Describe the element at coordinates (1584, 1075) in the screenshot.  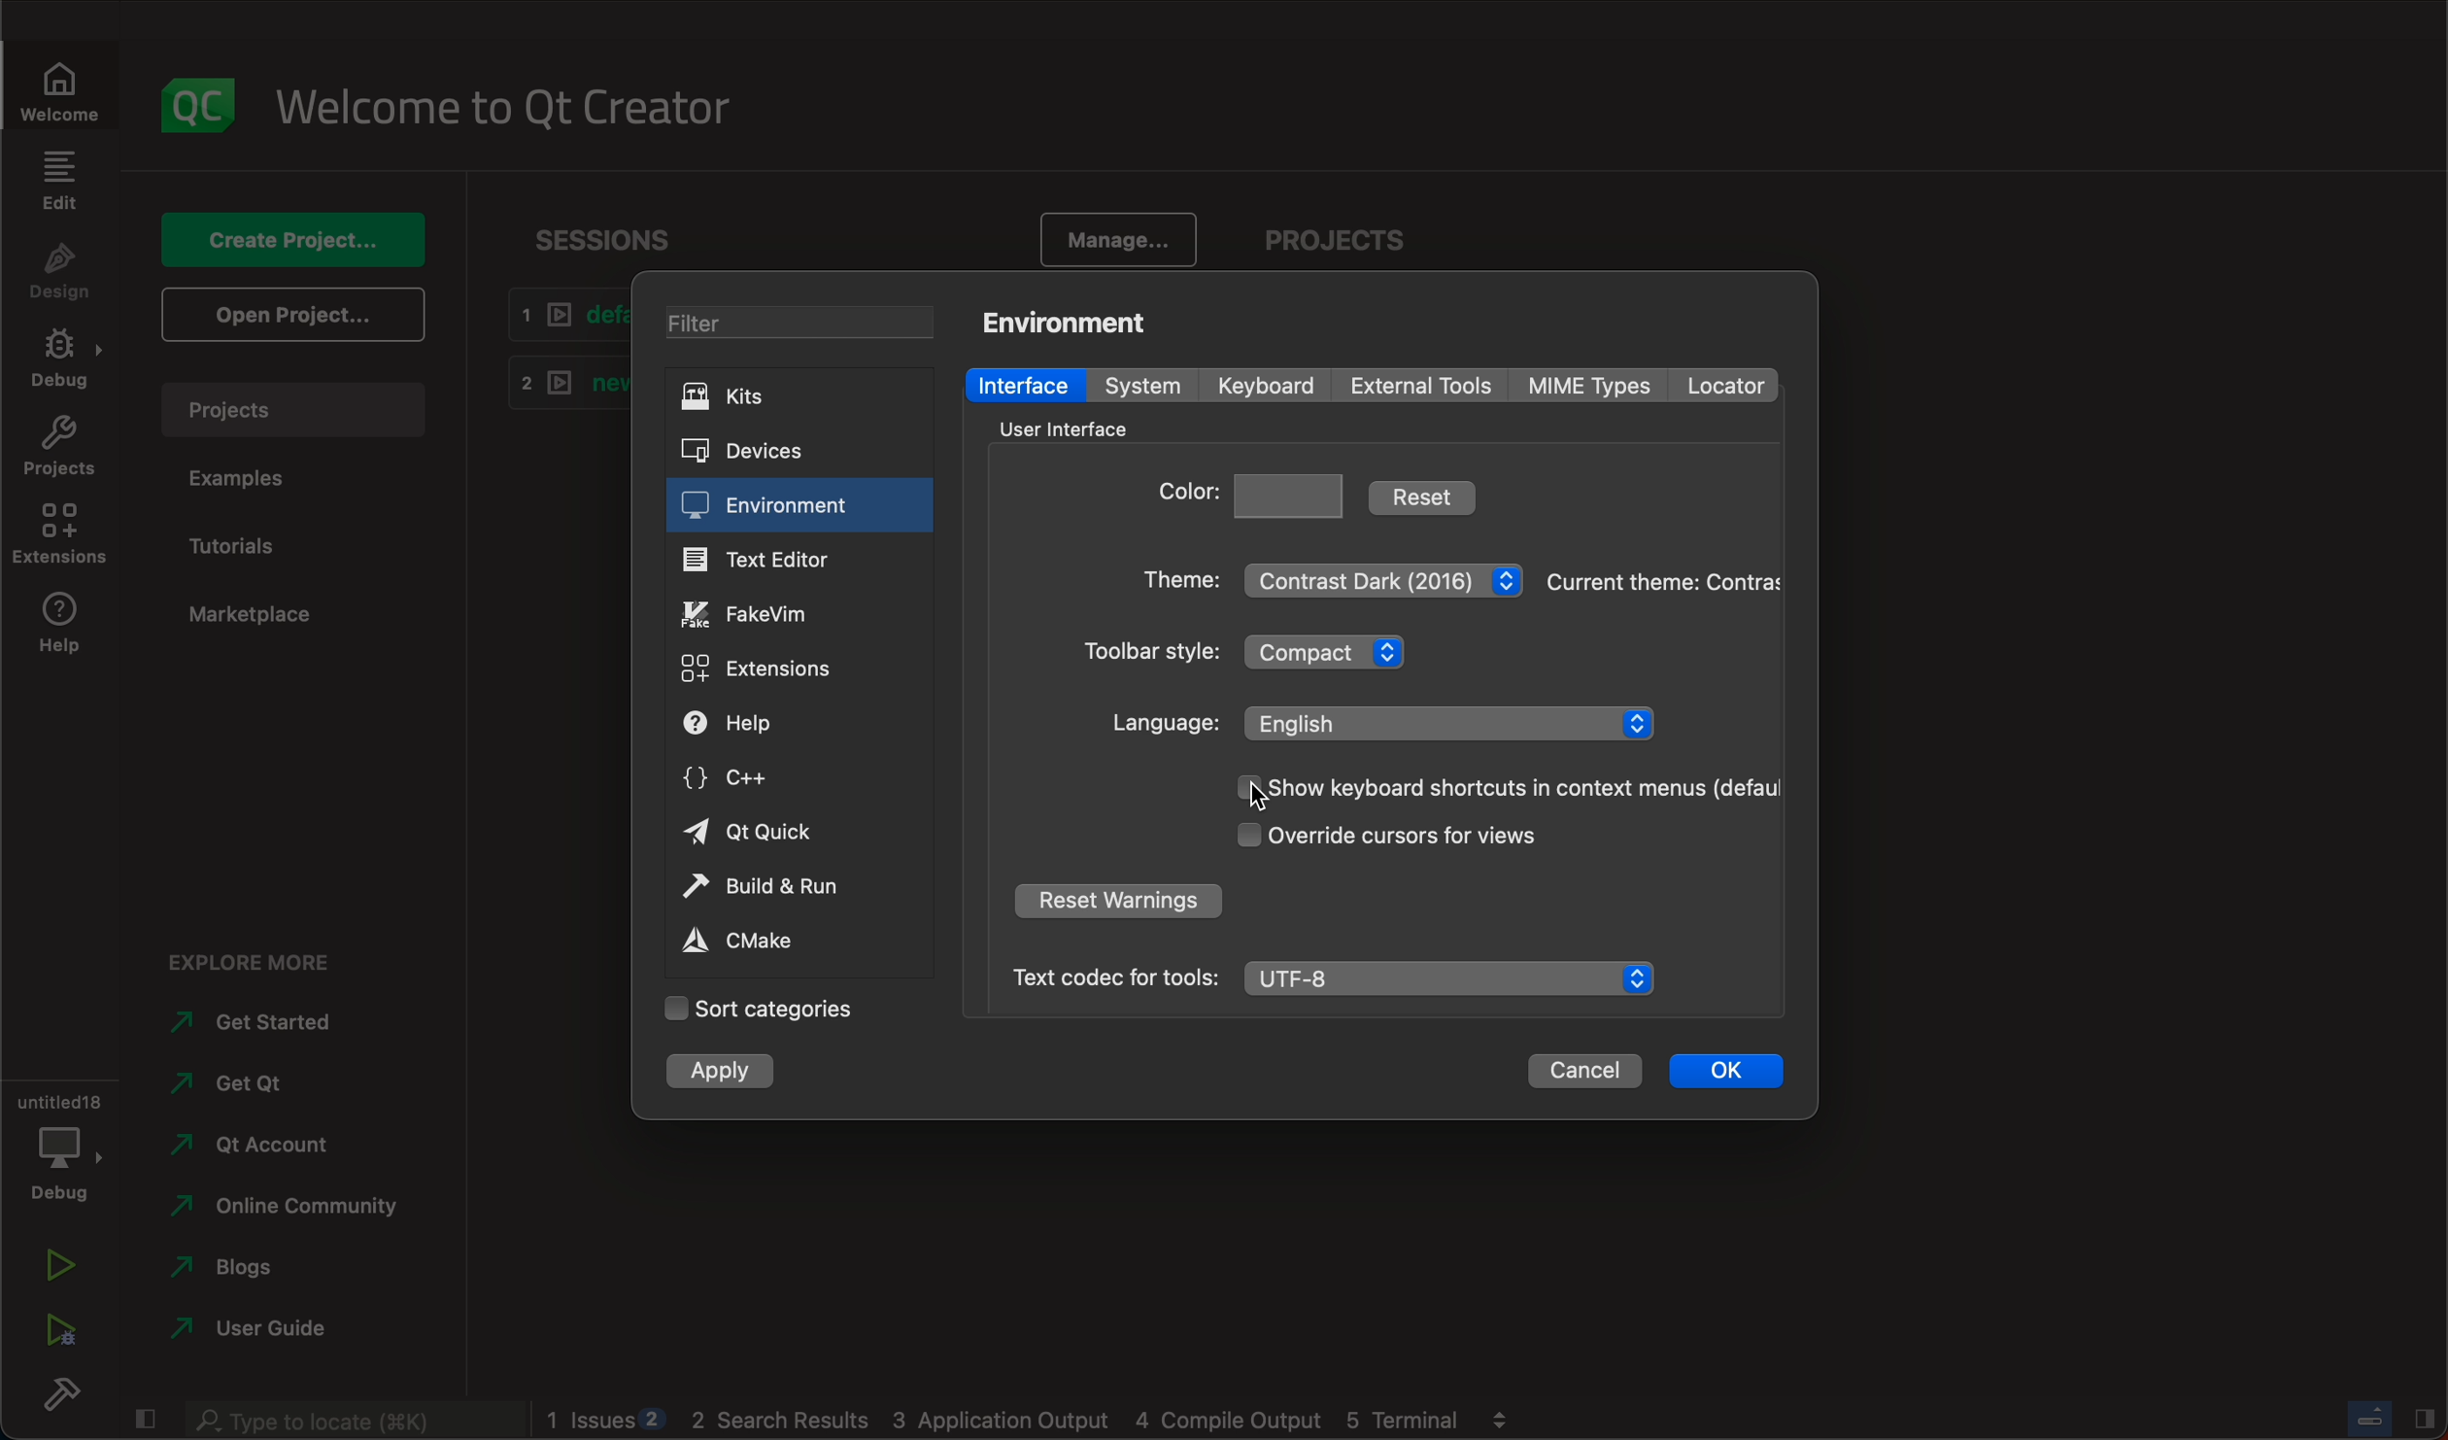
I see `cancel` at that location.